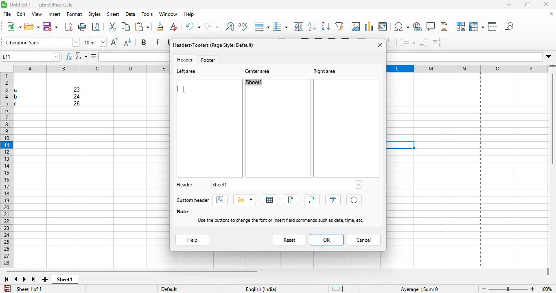 The width and height of the screenshot is (556, 293). What do you see at coordinates (458, 27) in the screenshot?
I see `print area` at bounding box center [458, 27].